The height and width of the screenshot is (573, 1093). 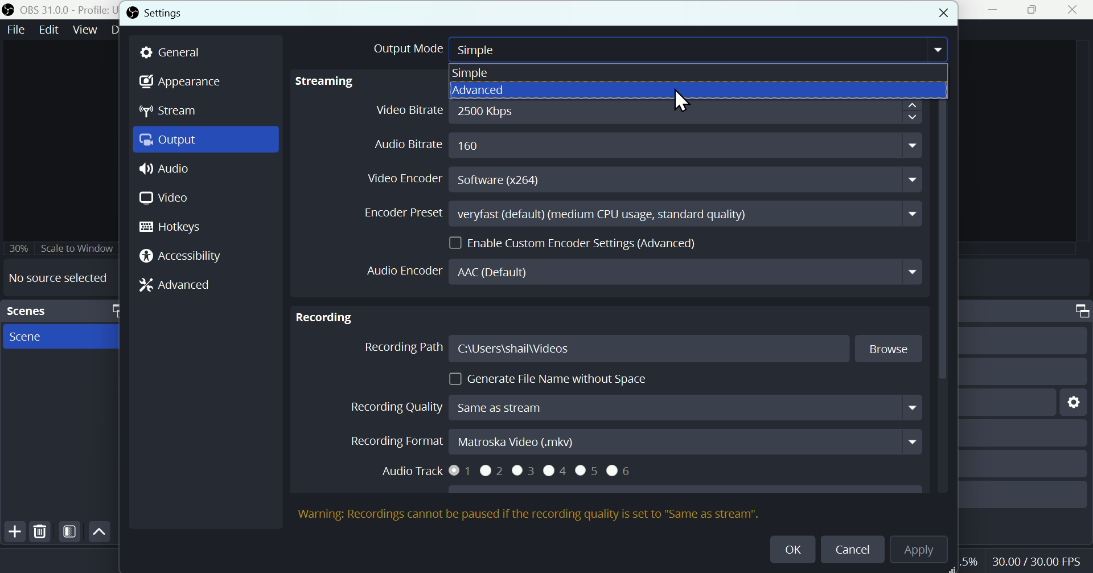 What do you see at coordinates (630, 145) in the screenshot?
I see `Autobitrate` at bounding box center [630, 145].